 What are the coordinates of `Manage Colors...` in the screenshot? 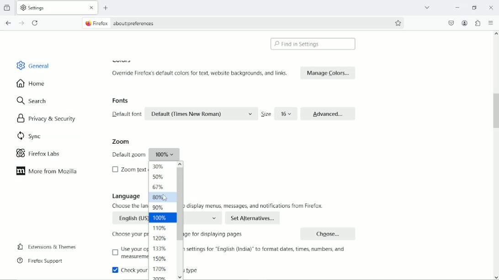 It's located at (328, 73).